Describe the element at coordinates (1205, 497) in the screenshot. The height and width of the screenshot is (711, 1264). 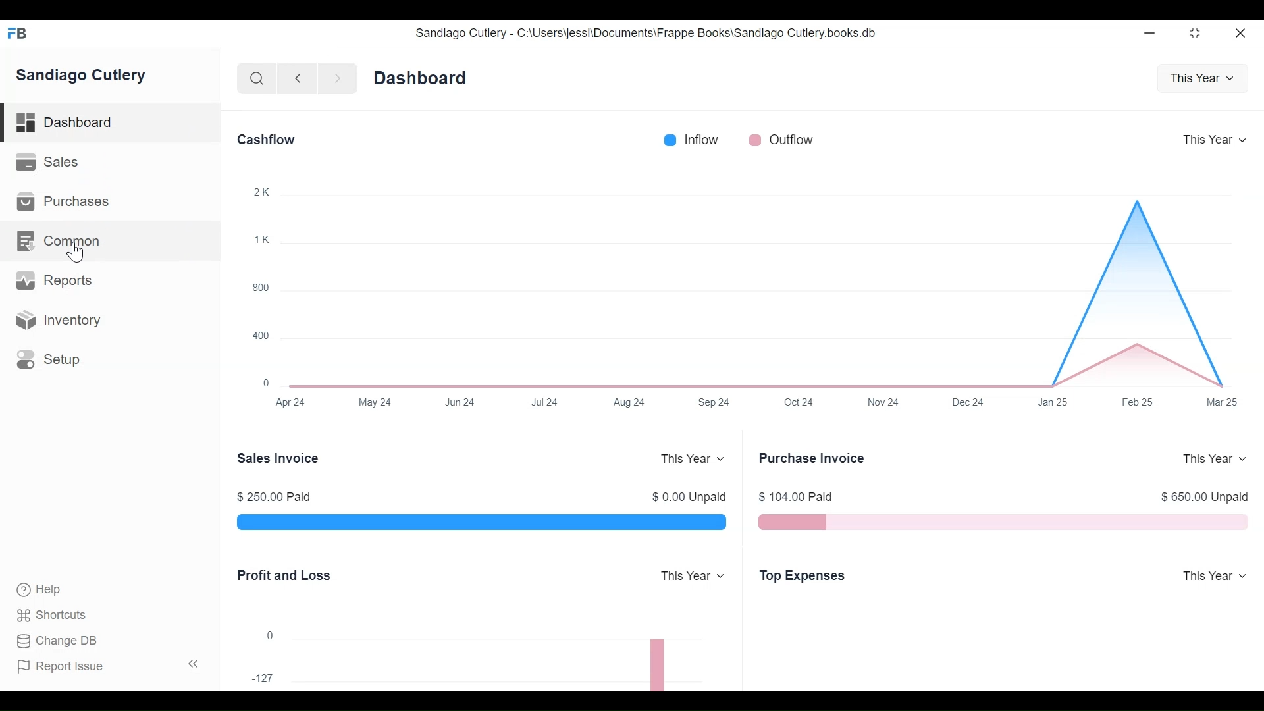
I see `$ 650.00 Unpaid` at that location.